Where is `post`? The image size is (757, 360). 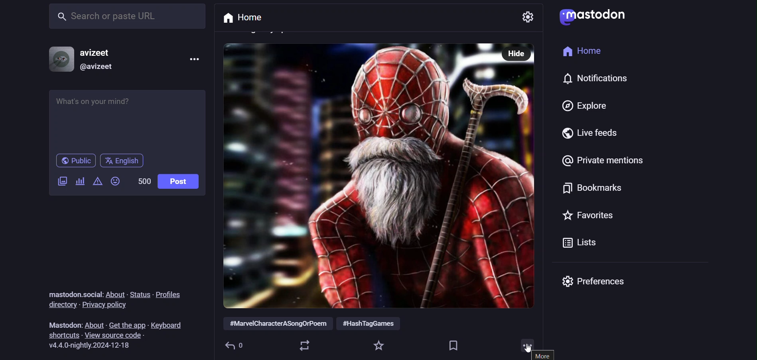 post is located at coordinates (177, 182).